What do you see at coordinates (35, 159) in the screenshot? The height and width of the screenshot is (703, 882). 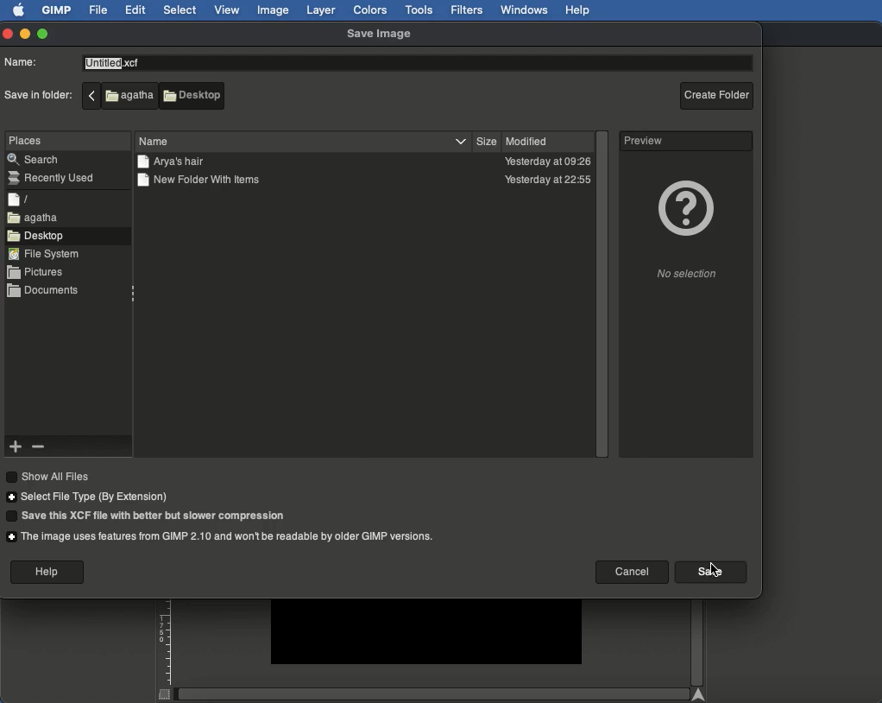 I see `Search` at bounding box center [35, 159].